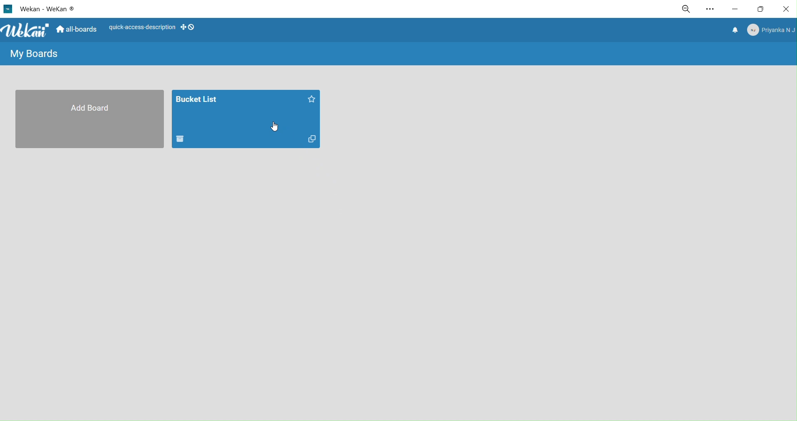 This screenshot has width=797, height=421. Describe the element at coordinates (312, 99) in the screenshot. I see `star` at that location.